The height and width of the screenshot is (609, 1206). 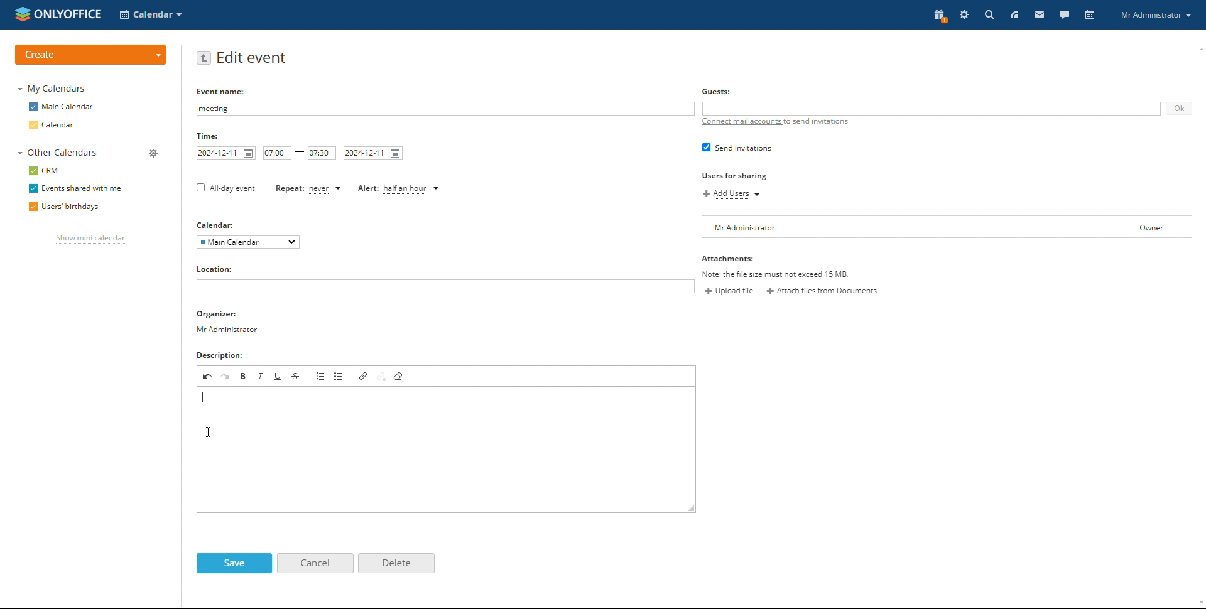 I want to click on attach files from documents, so click(x=822, y=291).